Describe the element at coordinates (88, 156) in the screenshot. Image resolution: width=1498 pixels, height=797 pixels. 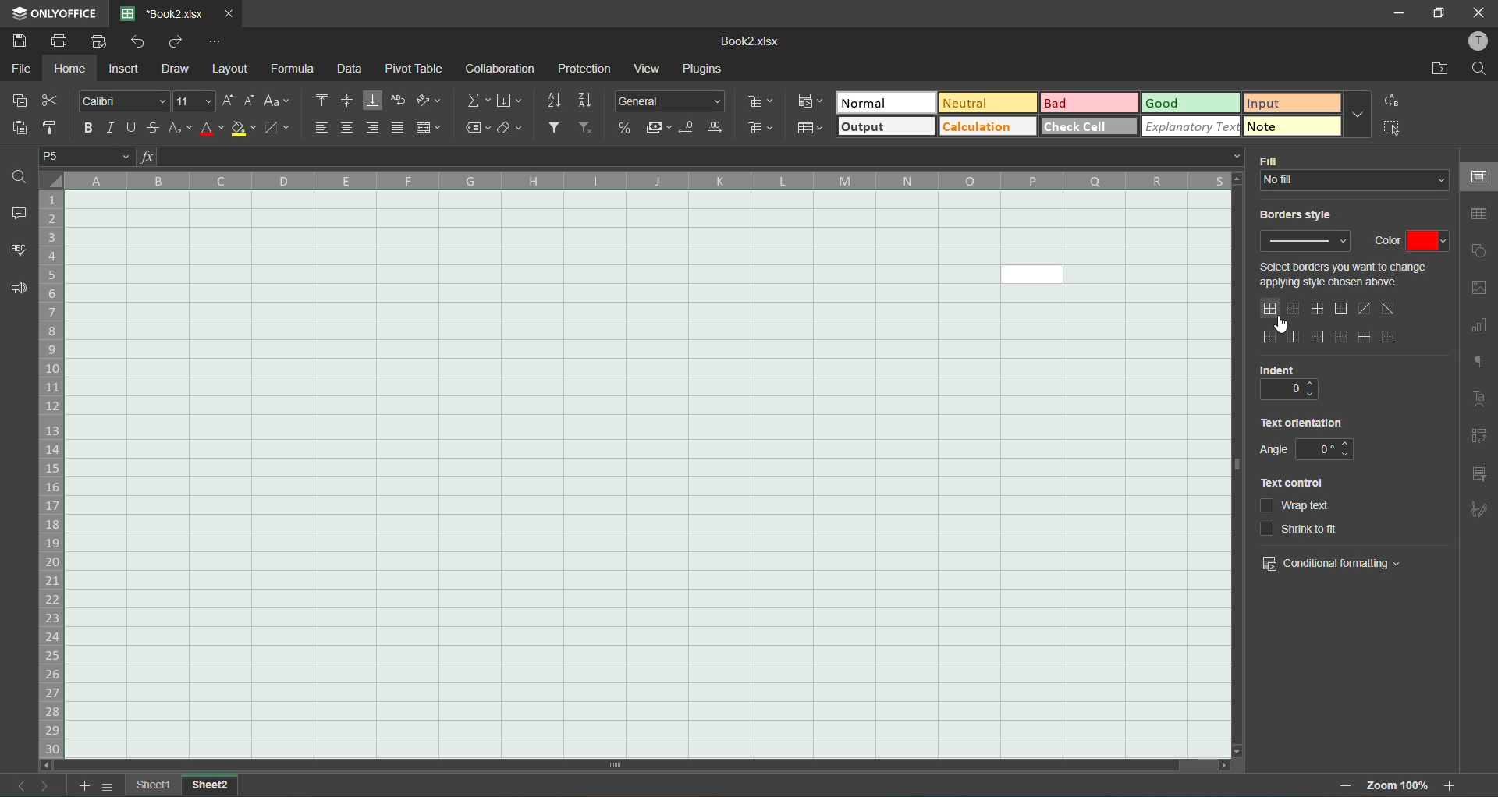
I see `P5` at that location.